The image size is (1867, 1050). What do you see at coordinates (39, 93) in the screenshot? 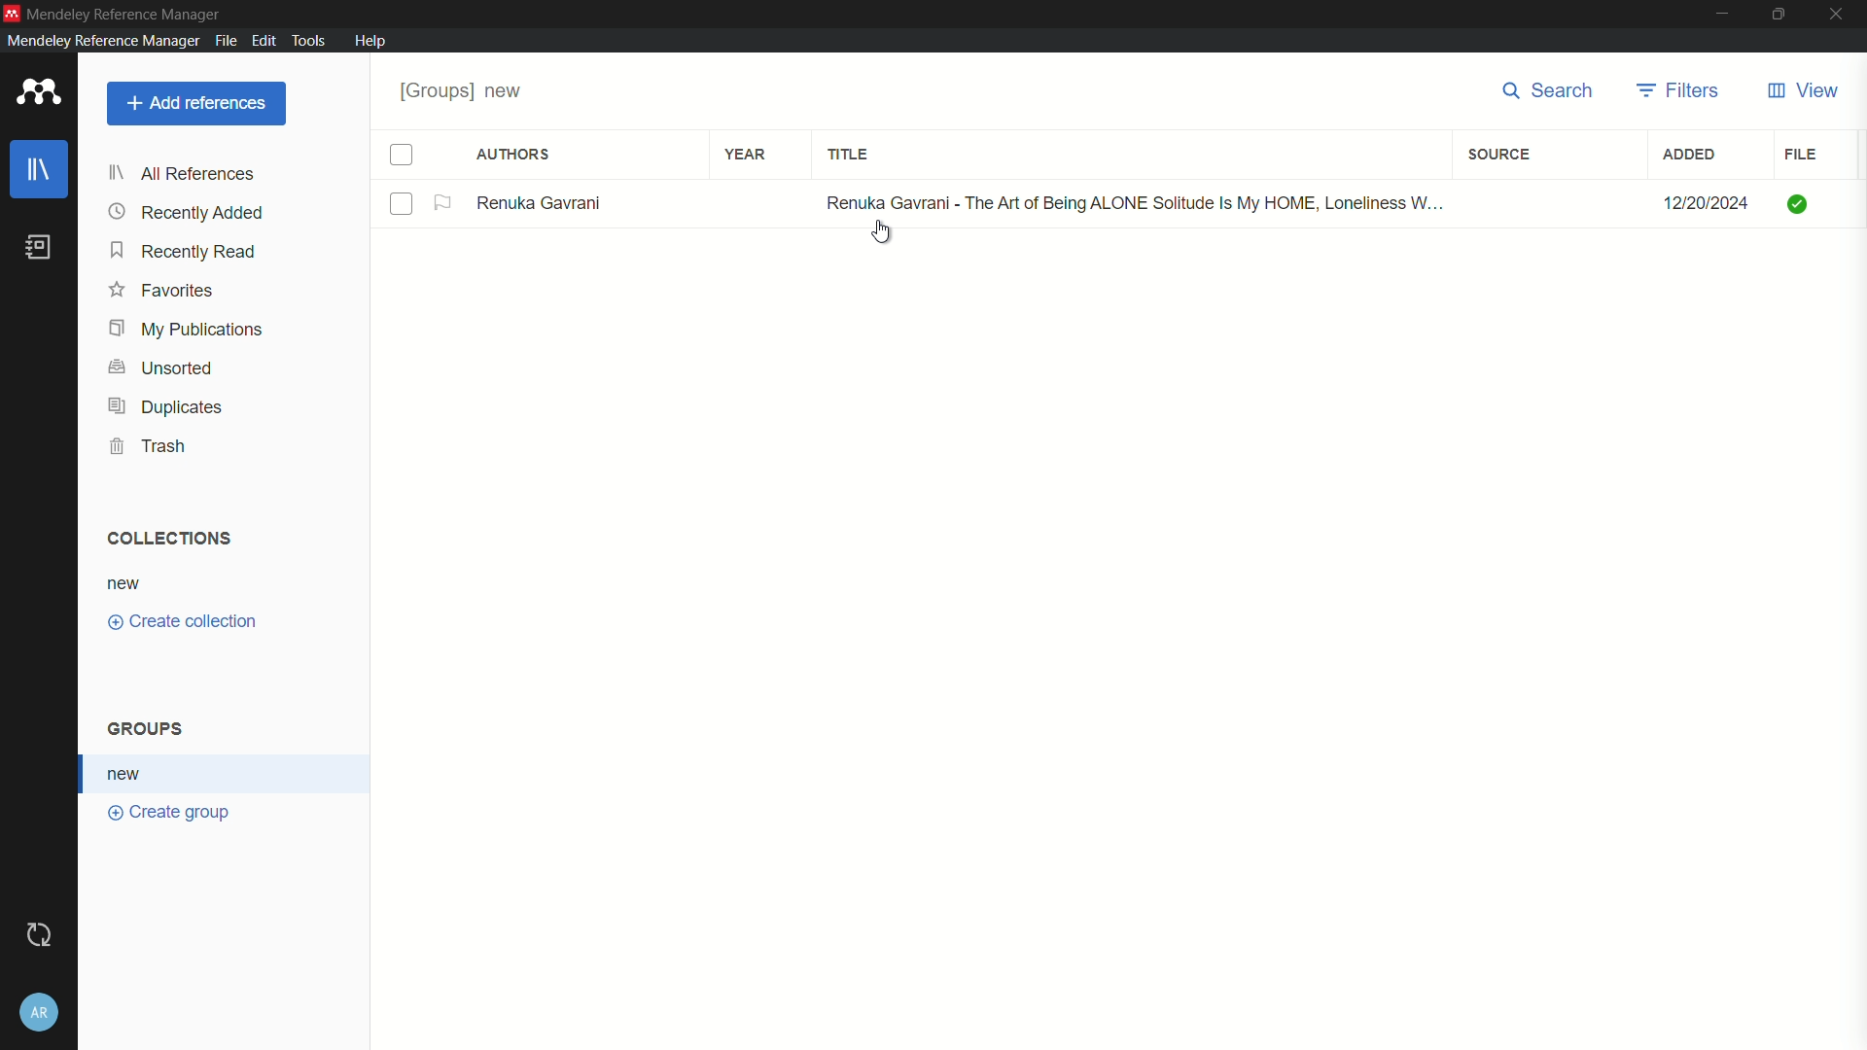
I see `app icon` at bounding box center [39, 93].